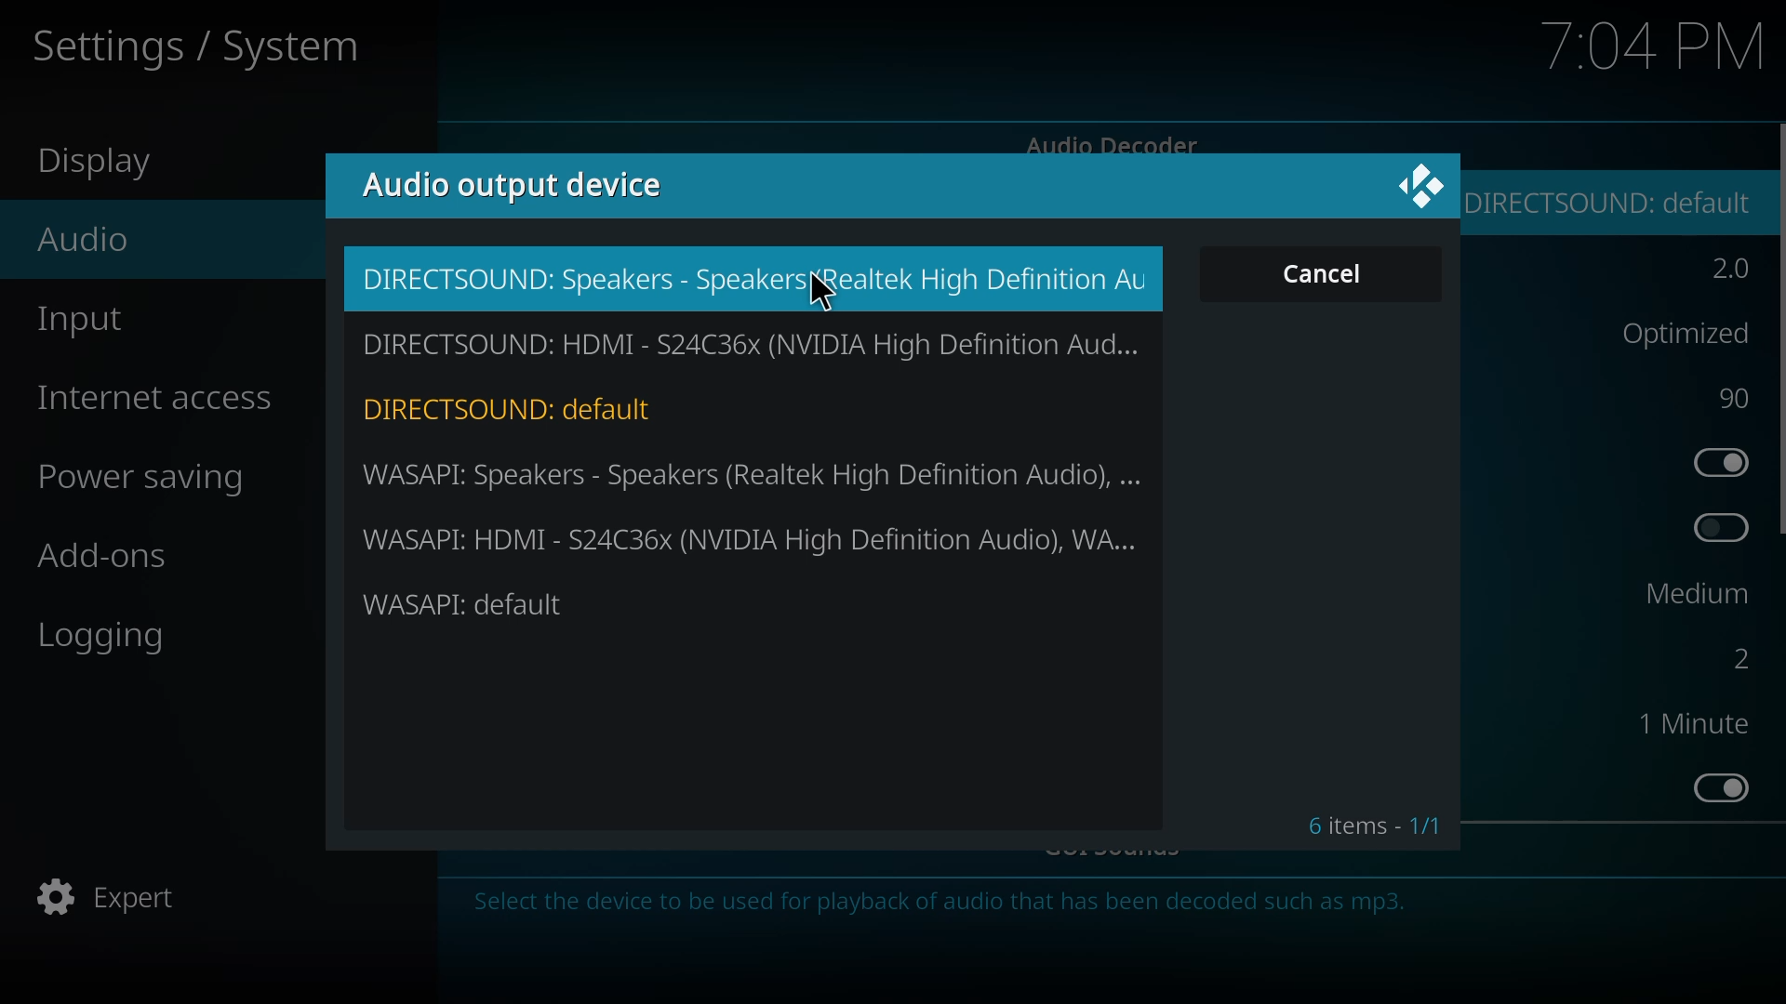 The width and height of the screenshot is (1786, 1004). What do you see at coordinates (87, 324) in the screenshot?
I see `input` at bounding box center [87, 324].